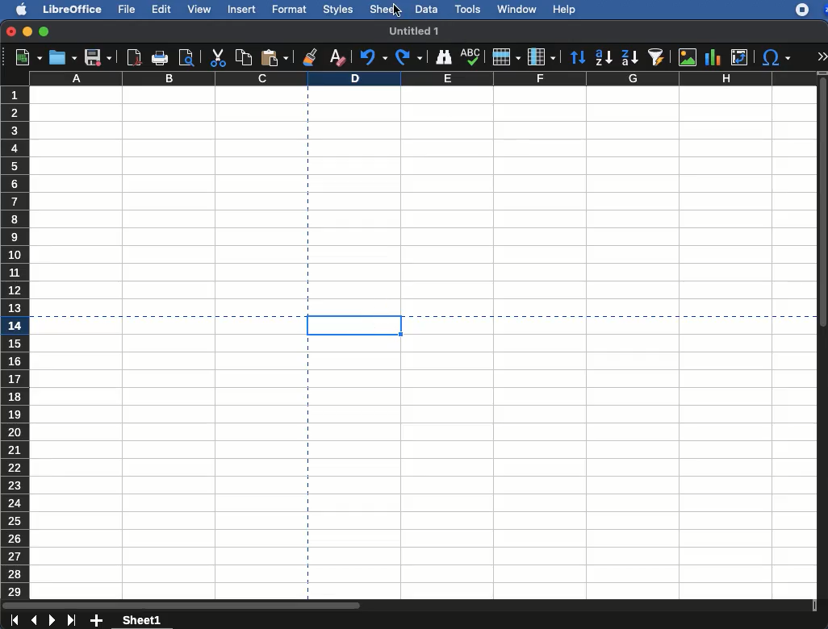  What do you see at coordinates (424, 9) in the screenshot?
I see `data` at bounding box center [424, 9].